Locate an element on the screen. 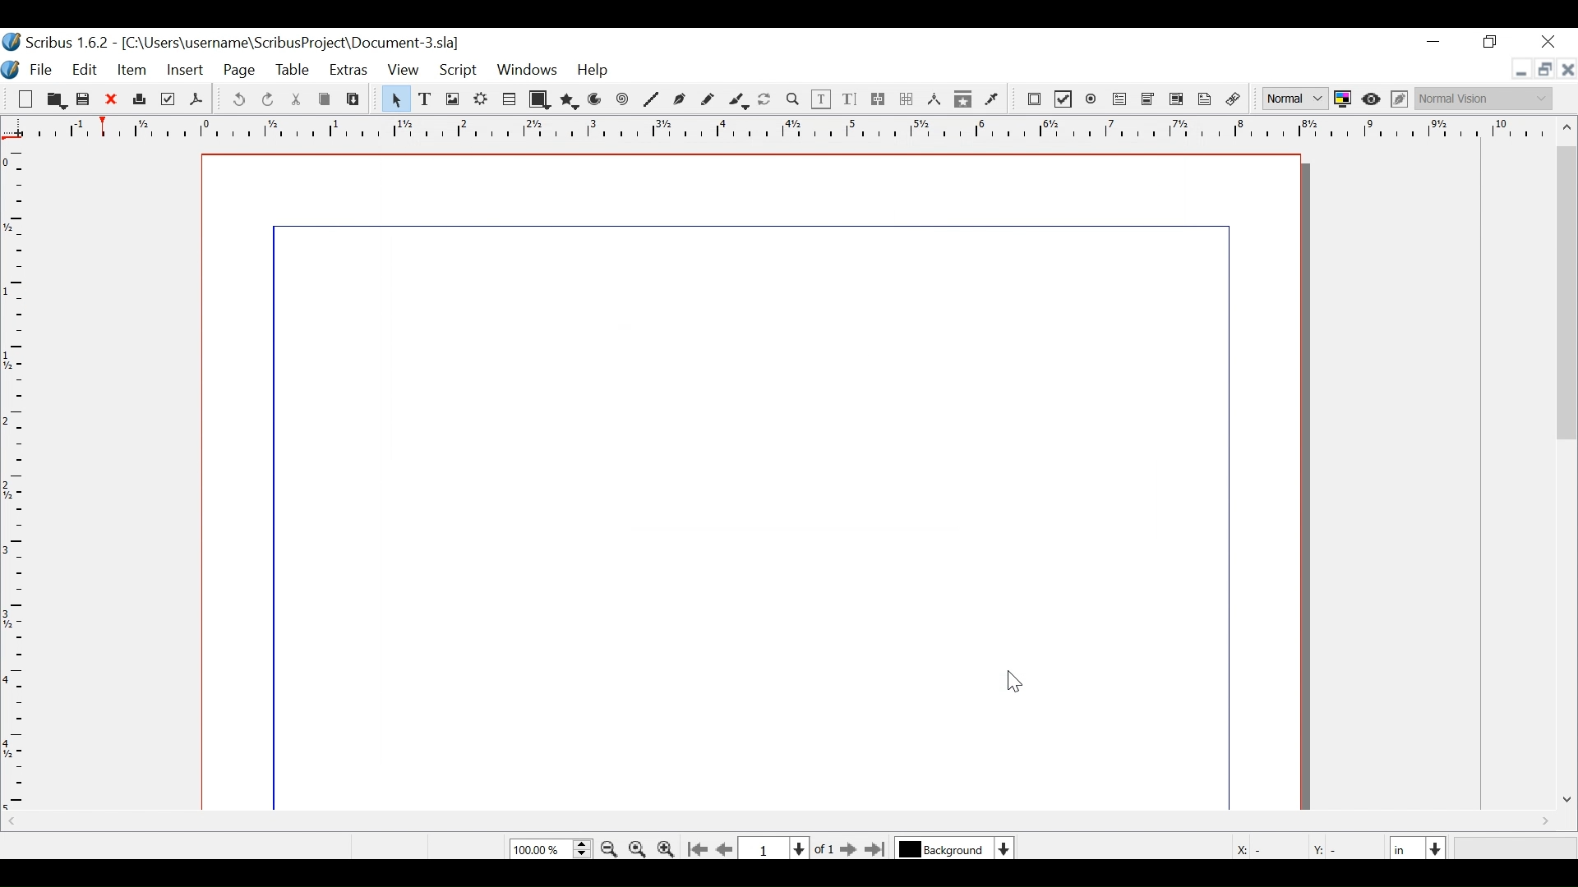 The width and height of the screenshot is (1578, 887). Windows is located at coordinates (526, 72).